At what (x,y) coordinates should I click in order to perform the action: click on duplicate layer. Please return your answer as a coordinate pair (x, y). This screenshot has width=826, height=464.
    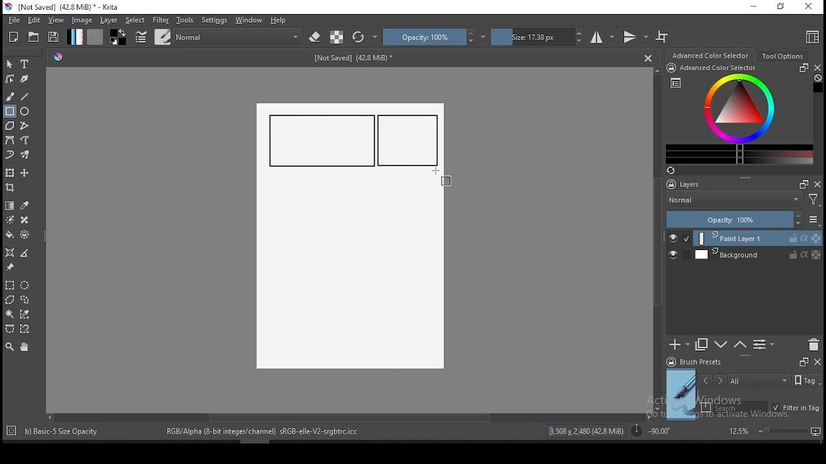
    Looking at the image, I should click on (702, 344).